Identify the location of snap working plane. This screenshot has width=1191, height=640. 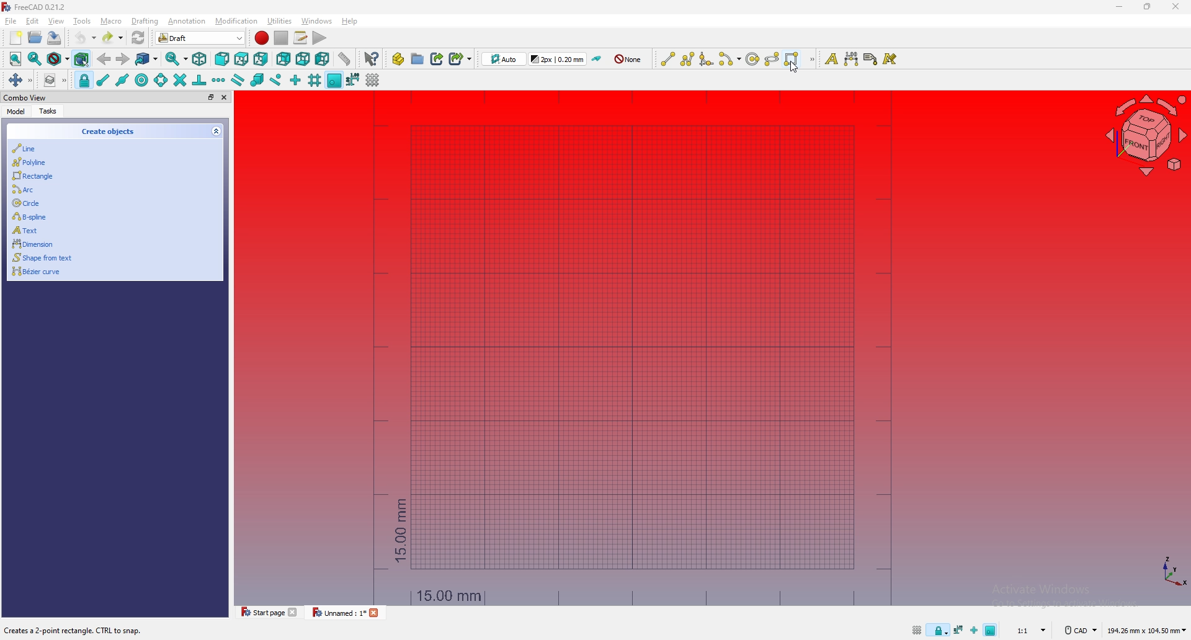
(992, 629).